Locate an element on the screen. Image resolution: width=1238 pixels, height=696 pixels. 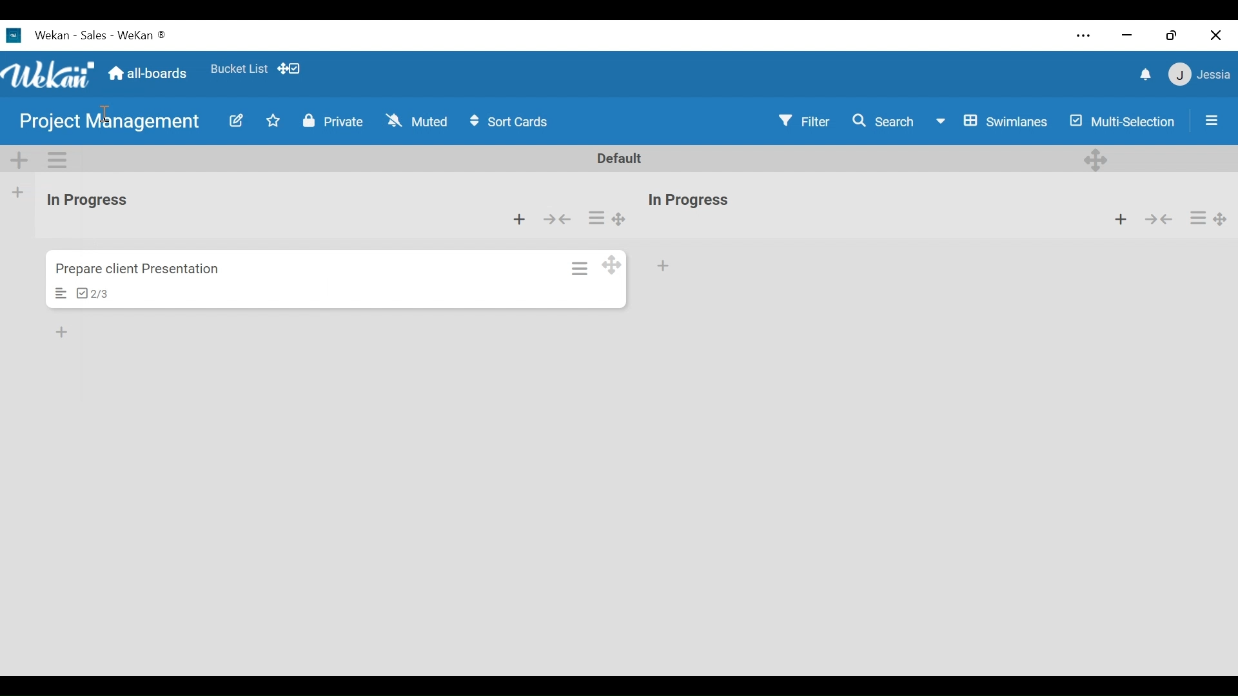
List Title is located at coordinates (88, 200).